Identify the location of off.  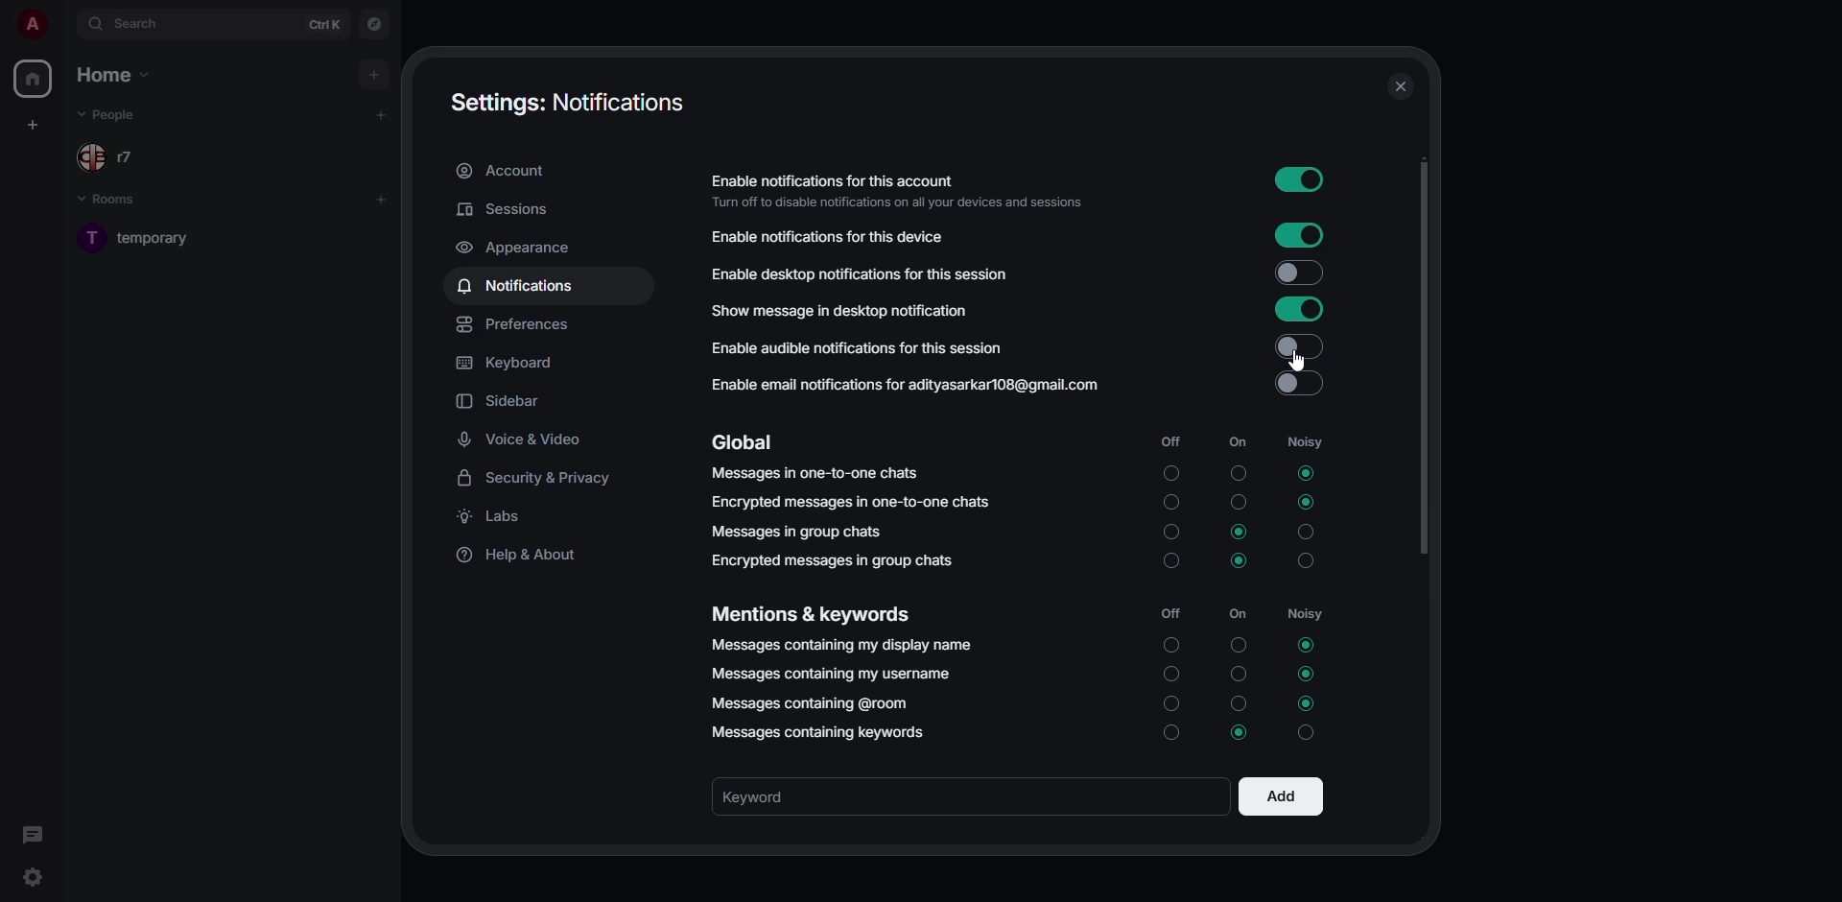
(1170, 702).